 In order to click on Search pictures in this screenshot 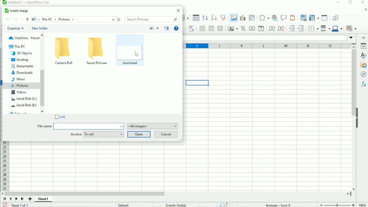, I will do `click(152, 20)`.